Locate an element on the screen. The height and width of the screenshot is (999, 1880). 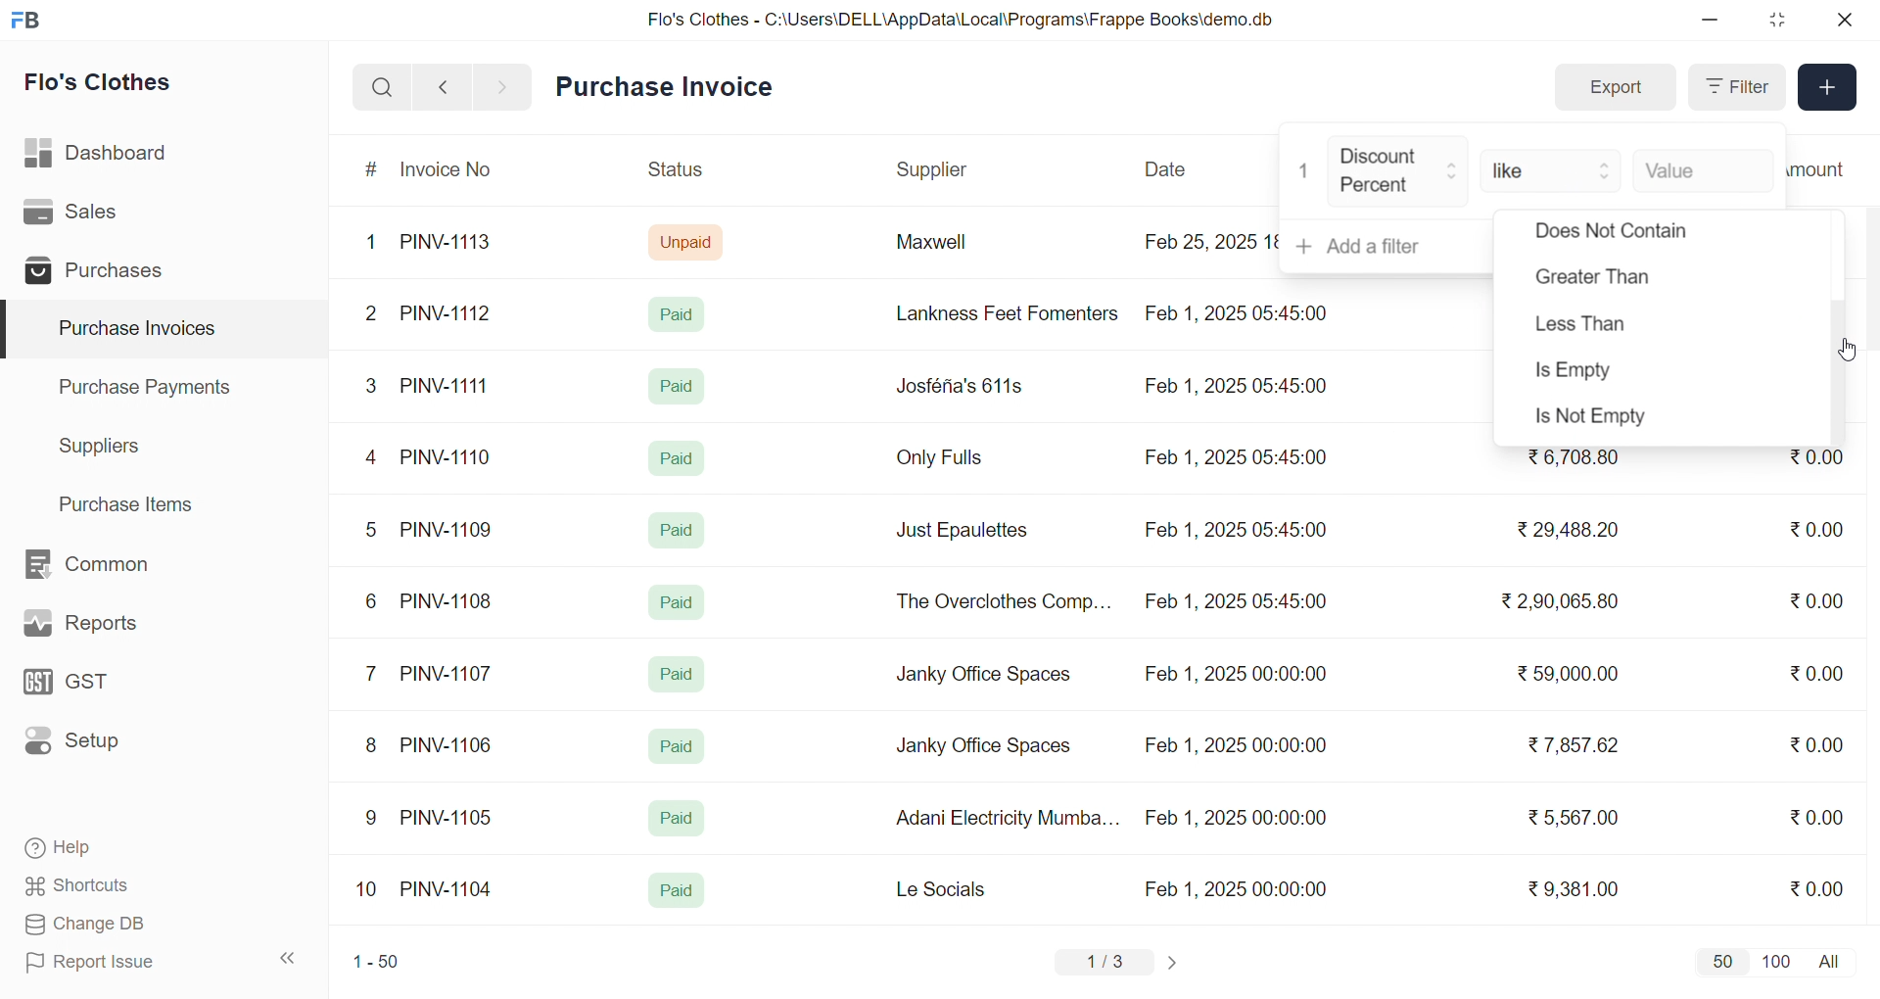
Discount Percent is located at coordinates (1399, 172).